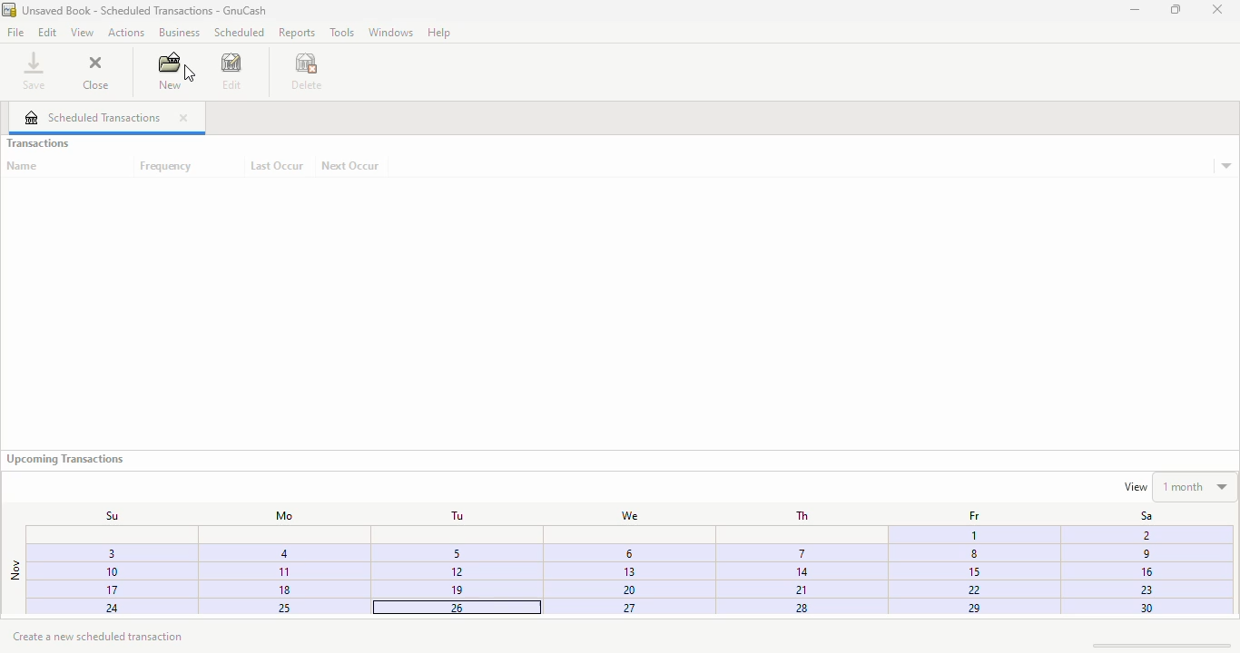 Image resolution: width=1240 pixels, height=653 pixels. What do you see at coordinates (629, 609) in the screenshot?
I see `27` at bounding box center [629, 609].